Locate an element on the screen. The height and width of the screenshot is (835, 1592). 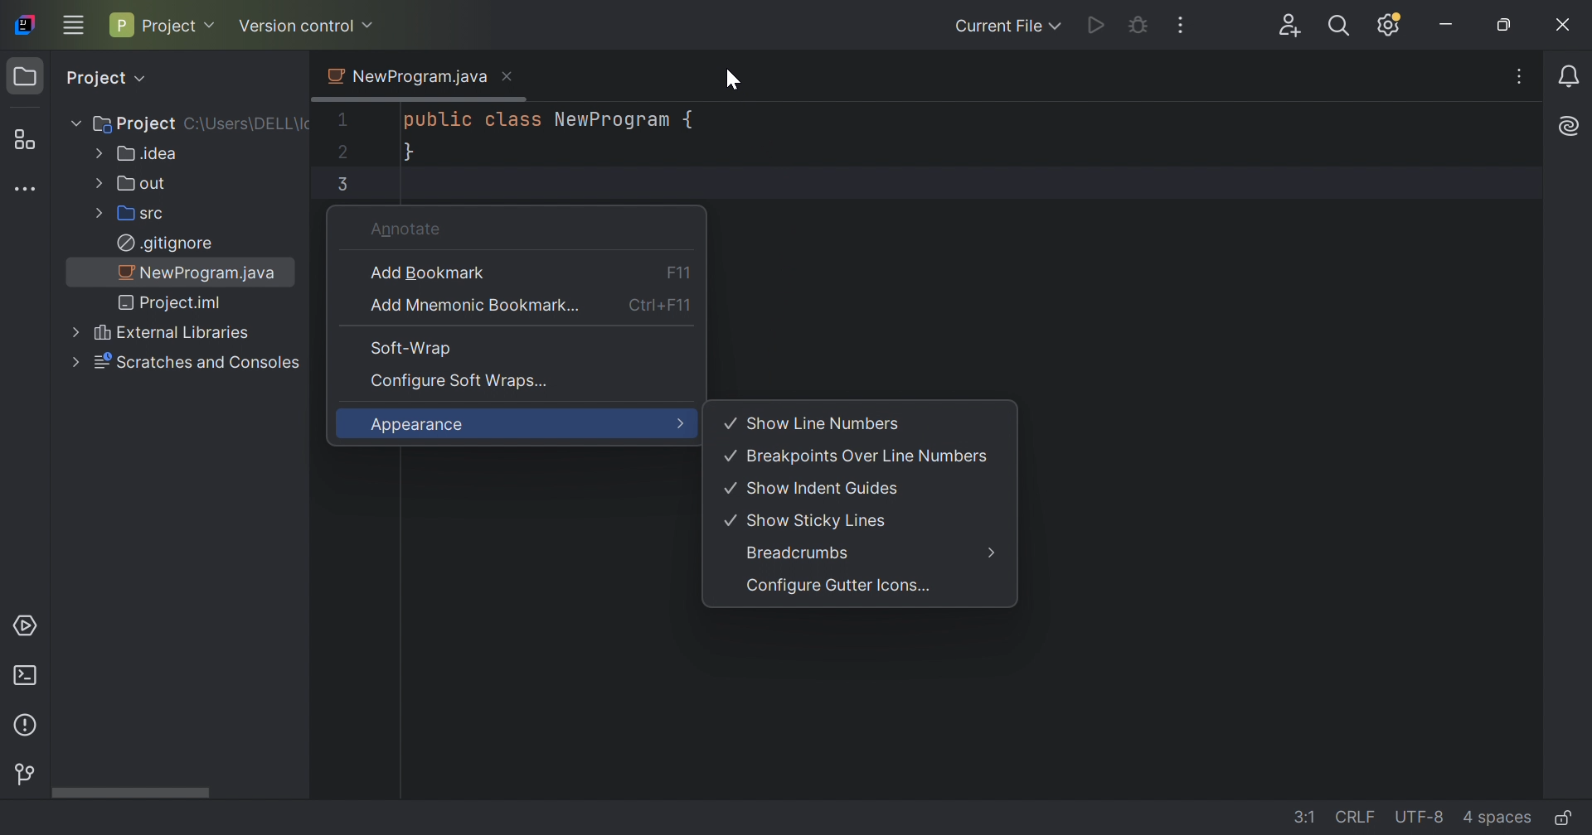
Main menu is located at coordinates (73, 24).